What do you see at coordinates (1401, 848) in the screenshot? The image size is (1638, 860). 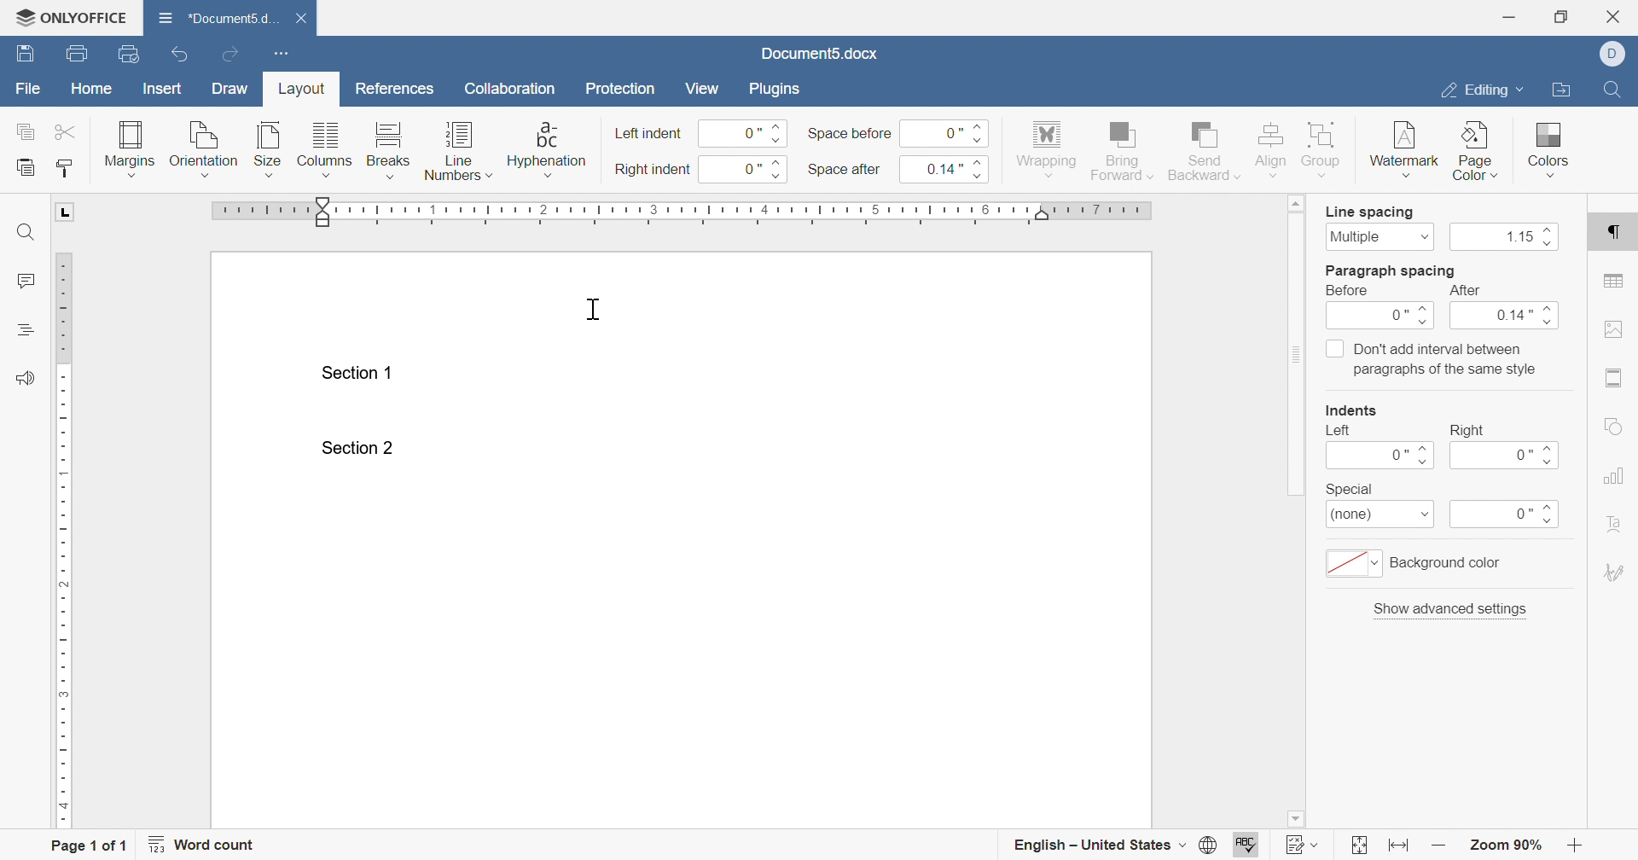 I see `fit to width` at bounding box center [1401, 848].